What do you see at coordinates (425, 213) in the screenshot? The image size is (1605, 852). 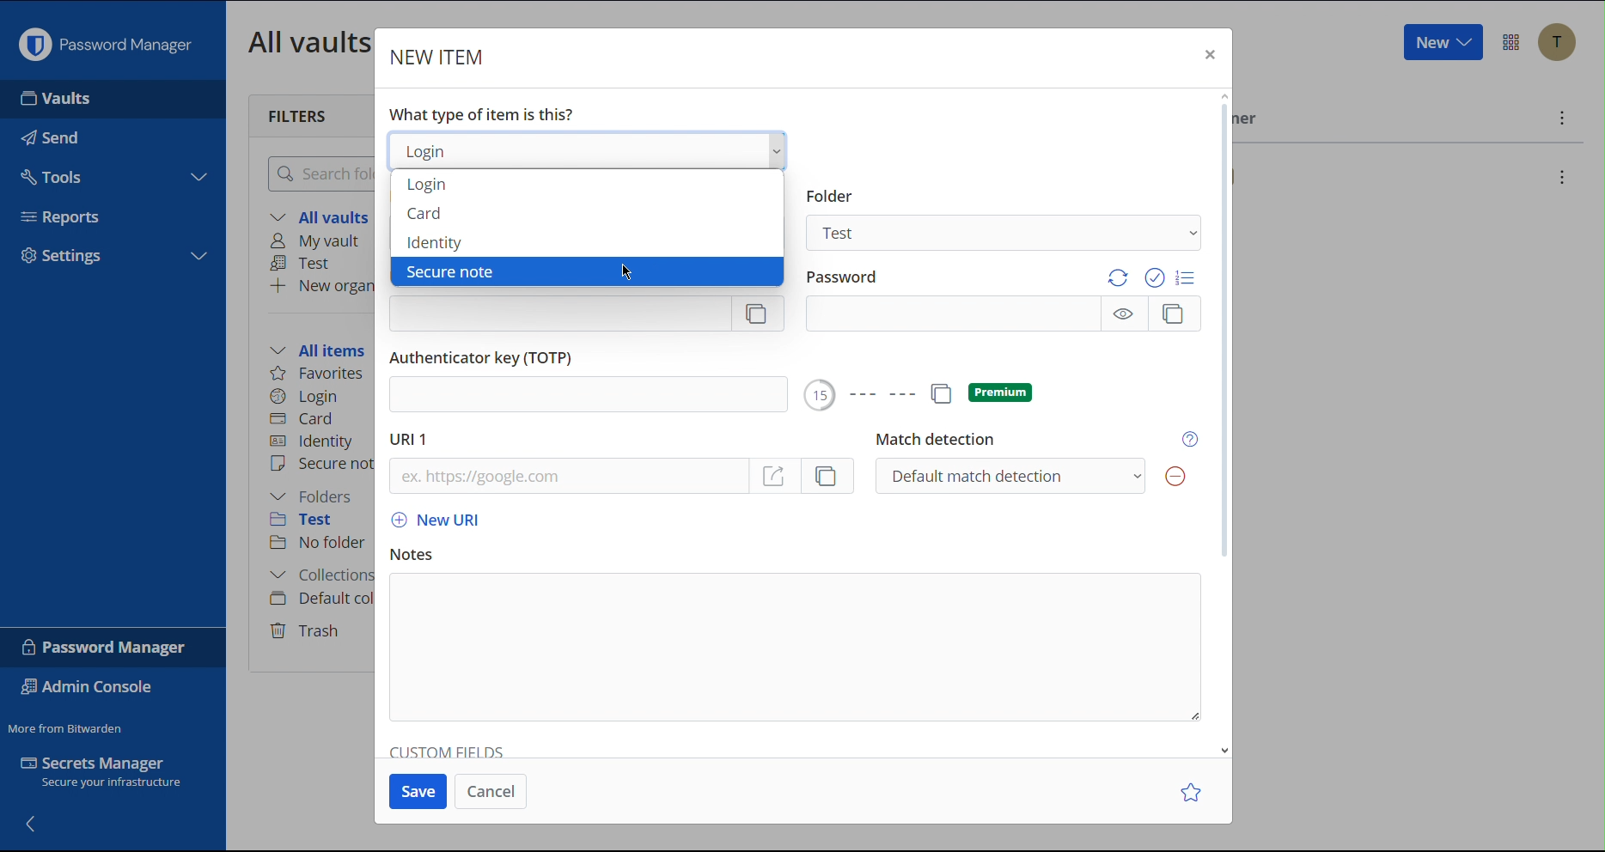 I see `Card` at bounding box center [425, 213].